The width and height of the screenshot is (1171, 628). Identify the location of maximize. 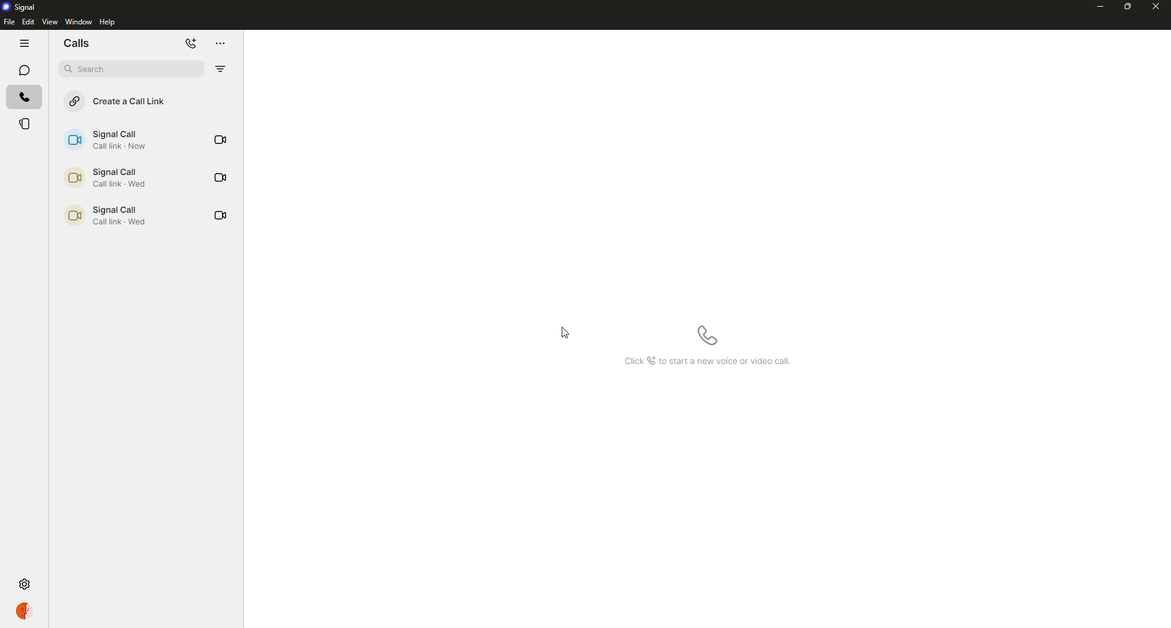
(1127, 7).